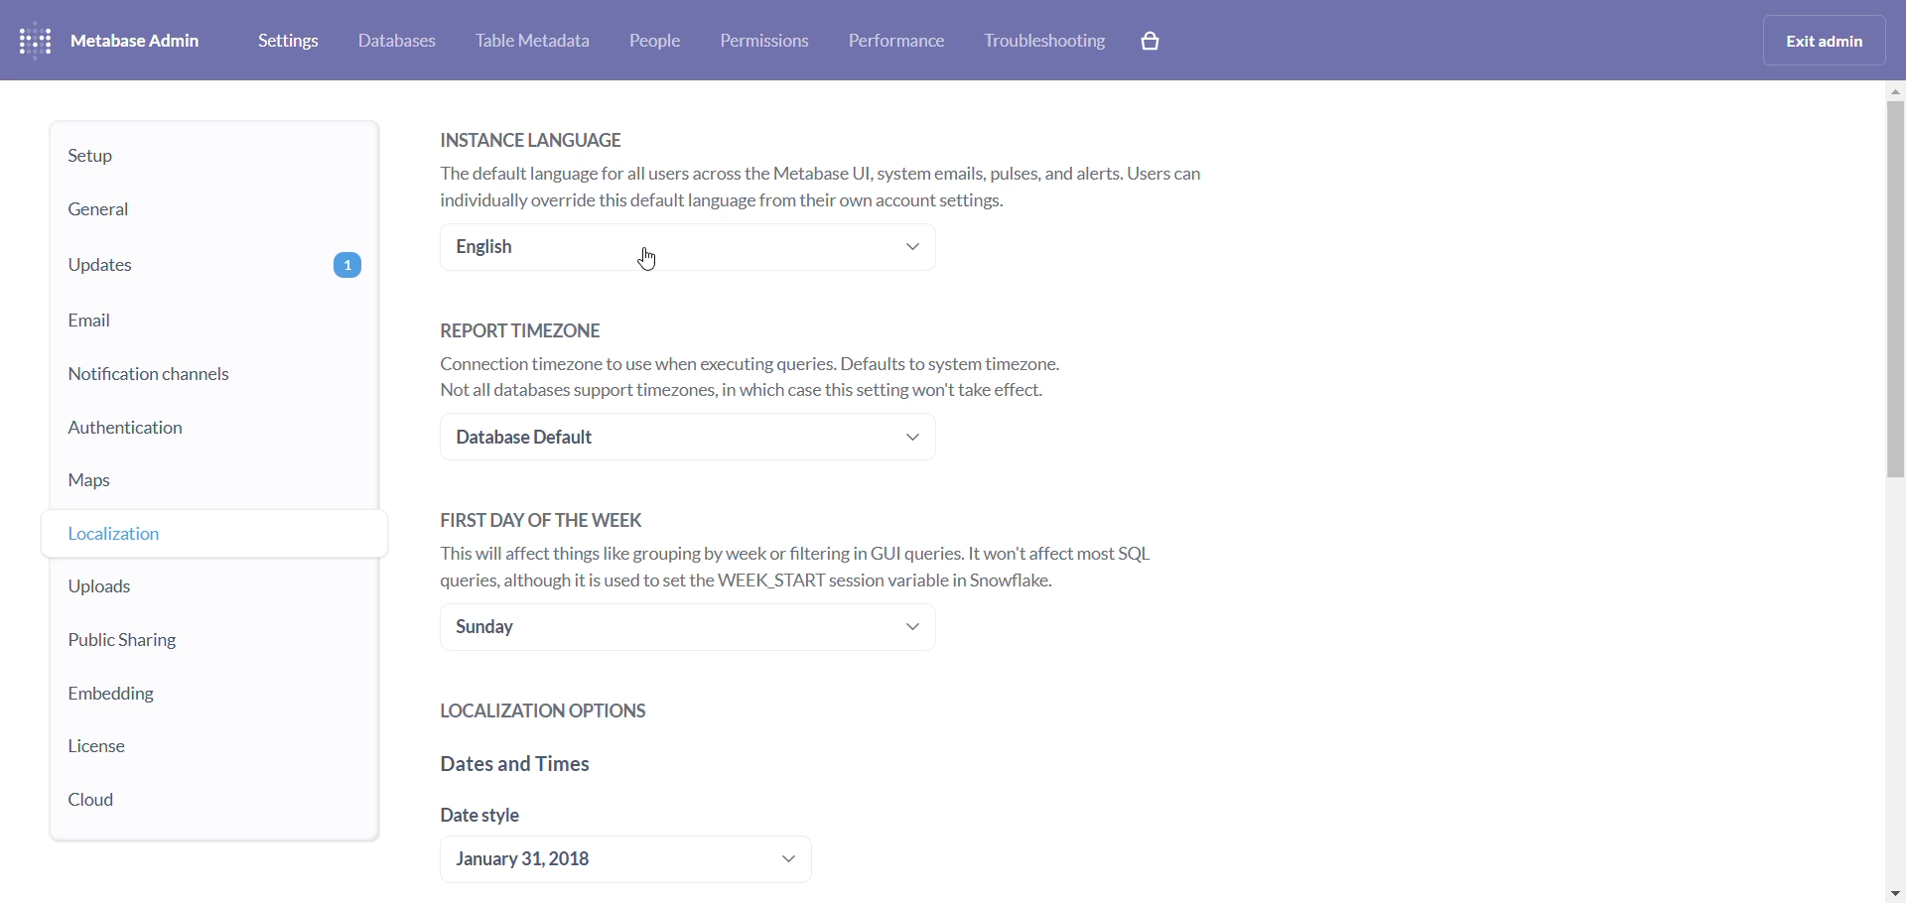 The height and width of the screenshot is (903, 1906). I want to click on embedding, so click(202, 696).